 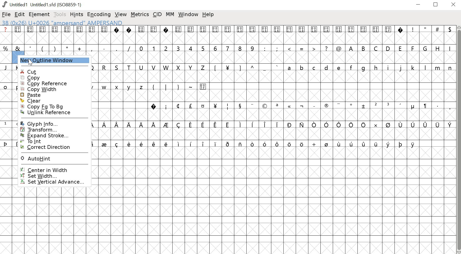 I want to click on ^, so click(x=253, y=67).